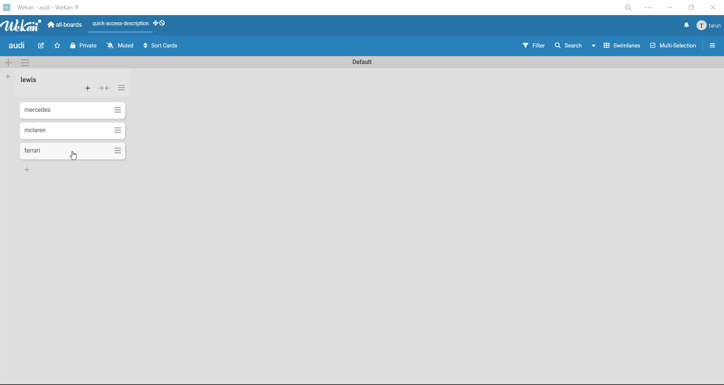  I want to click on list actions, so click(123, 89).